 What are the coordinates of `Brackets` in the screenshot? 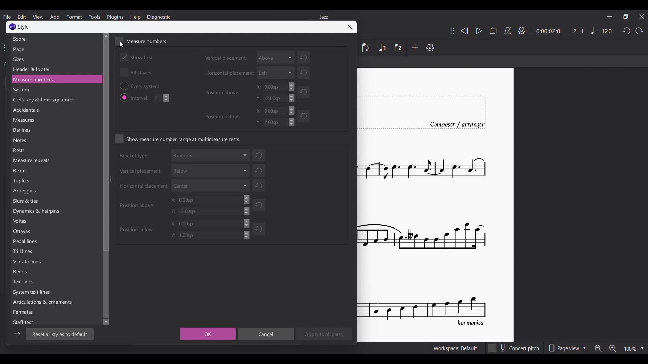 It's located at (211, 155).